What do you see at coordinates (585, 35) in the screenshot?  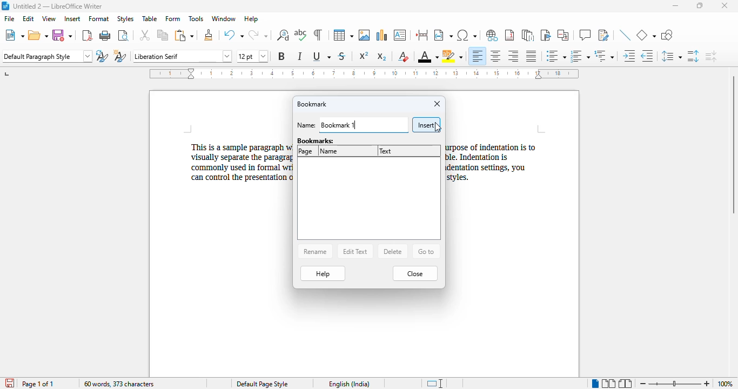 I see `insert comment` at bounding box center [585, 35].